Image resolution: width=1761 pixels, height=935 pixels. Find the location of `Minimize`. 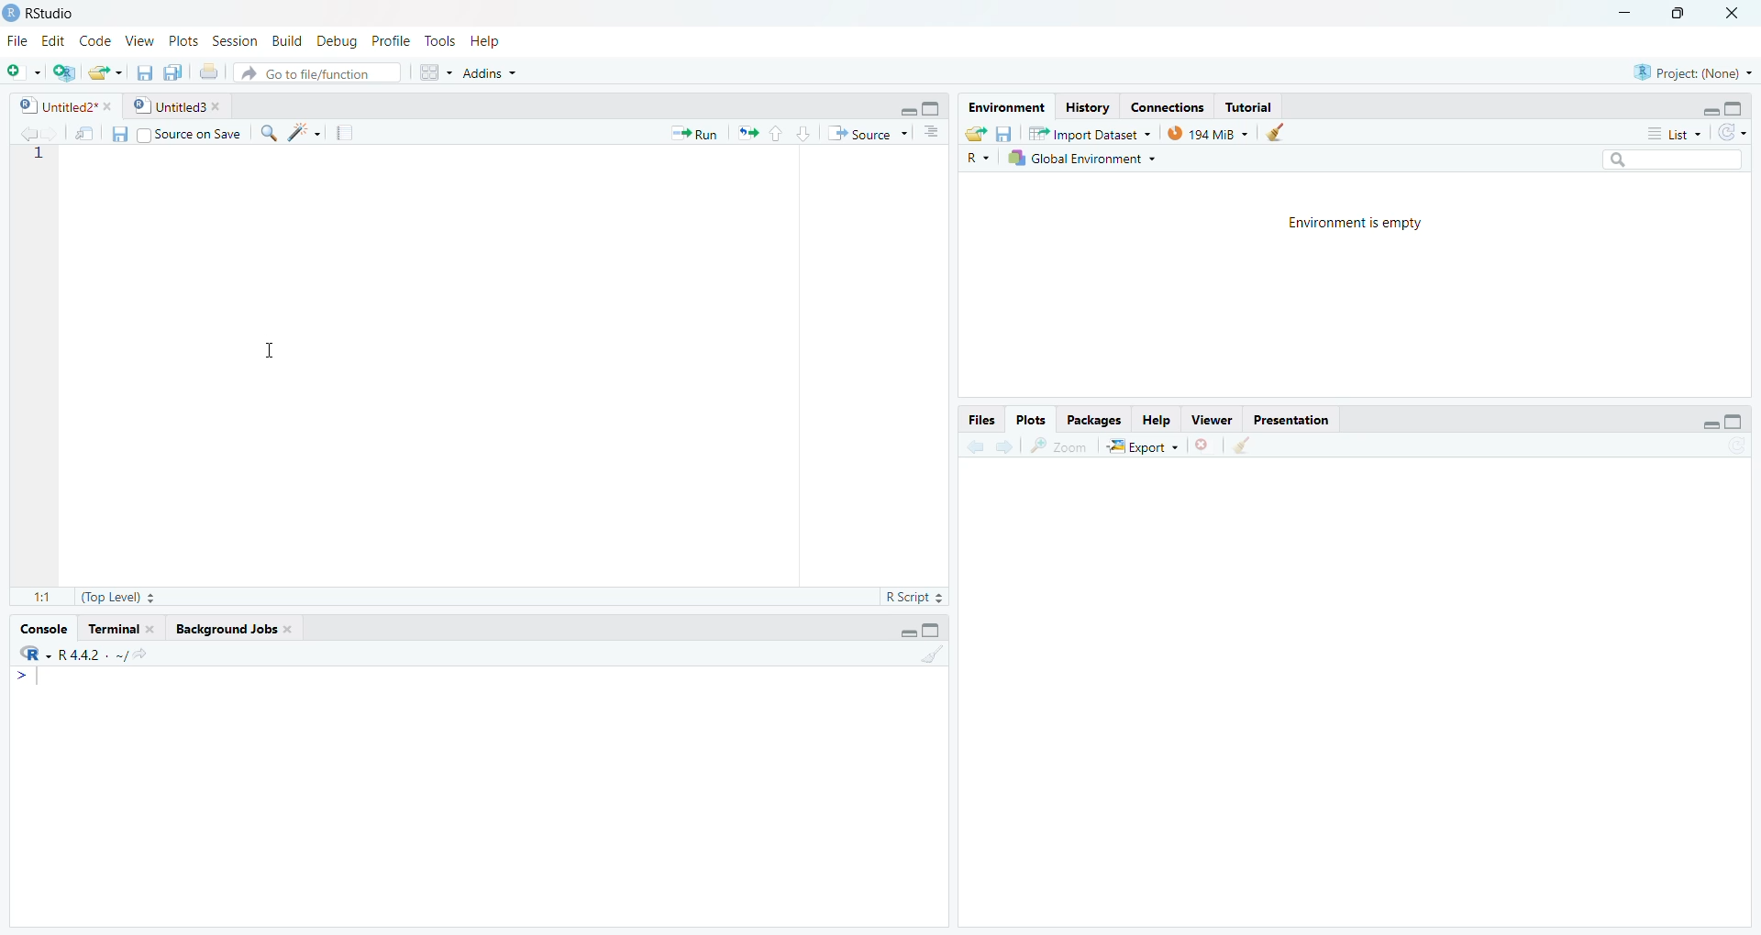

Minimize is located at coordinates (1710, 111).